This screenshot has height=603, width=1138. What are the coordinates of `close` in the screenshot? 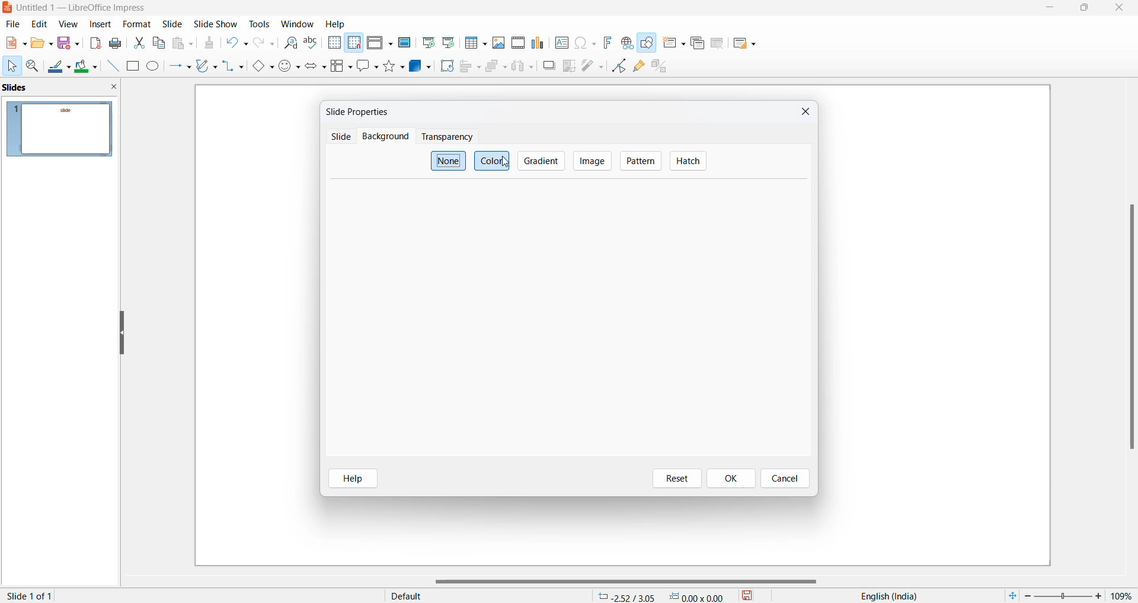 It's located at (1121, 8).